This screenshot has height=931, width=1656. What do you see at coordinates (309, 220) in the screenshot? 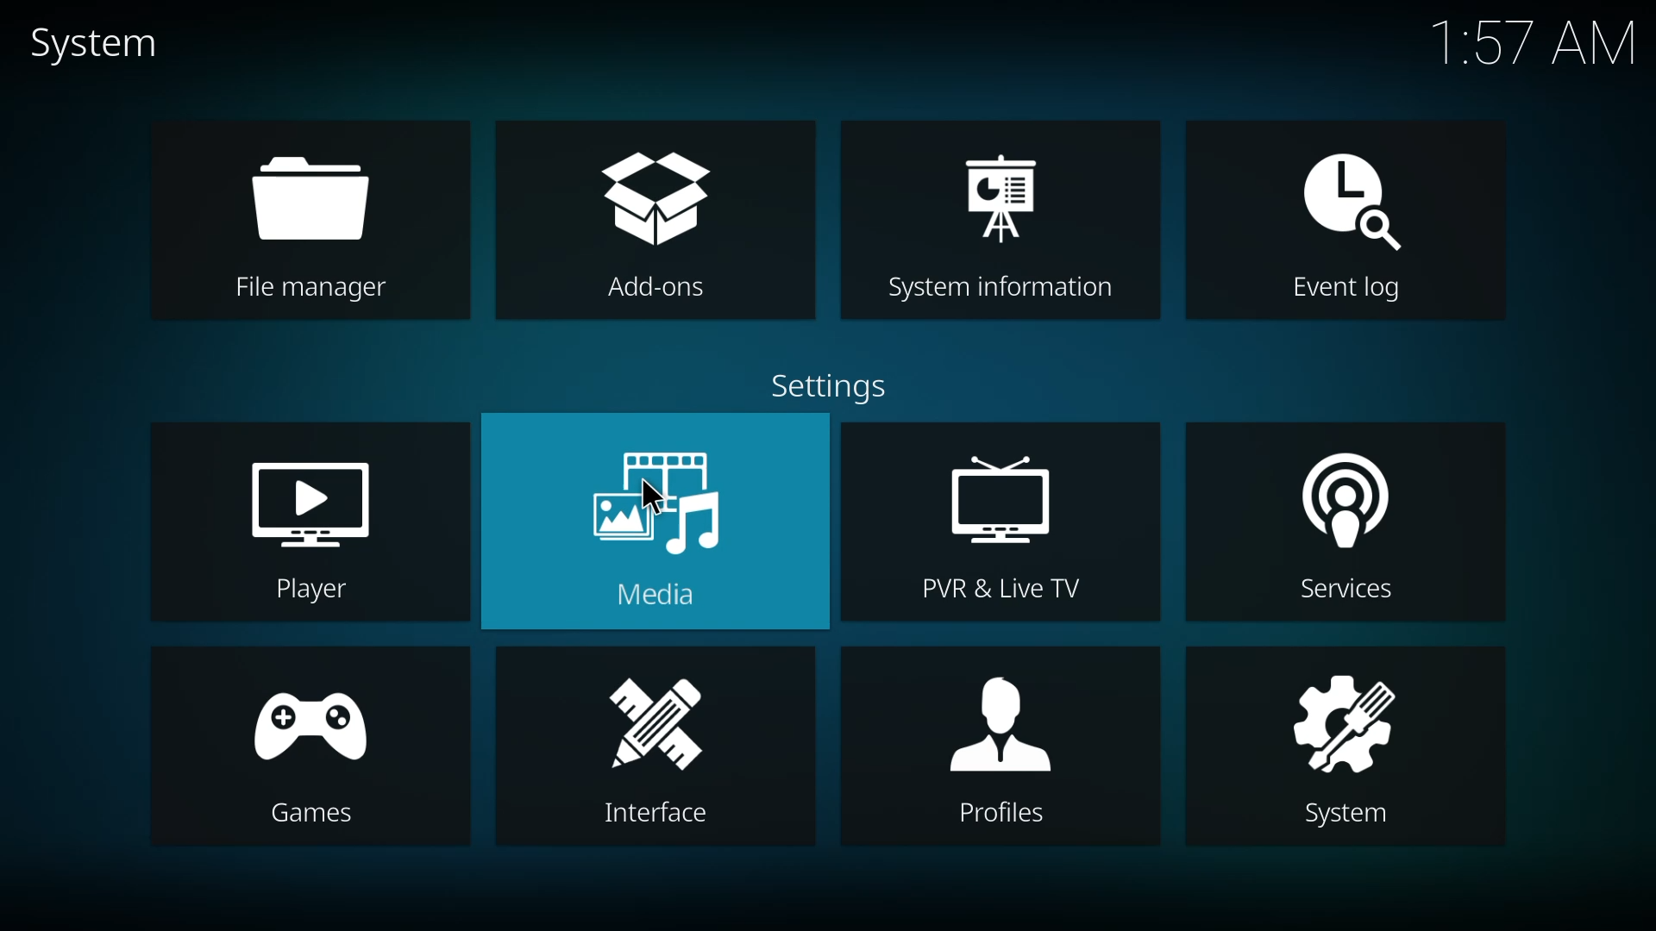
I see `file manager` at bounding box center [309, 220].